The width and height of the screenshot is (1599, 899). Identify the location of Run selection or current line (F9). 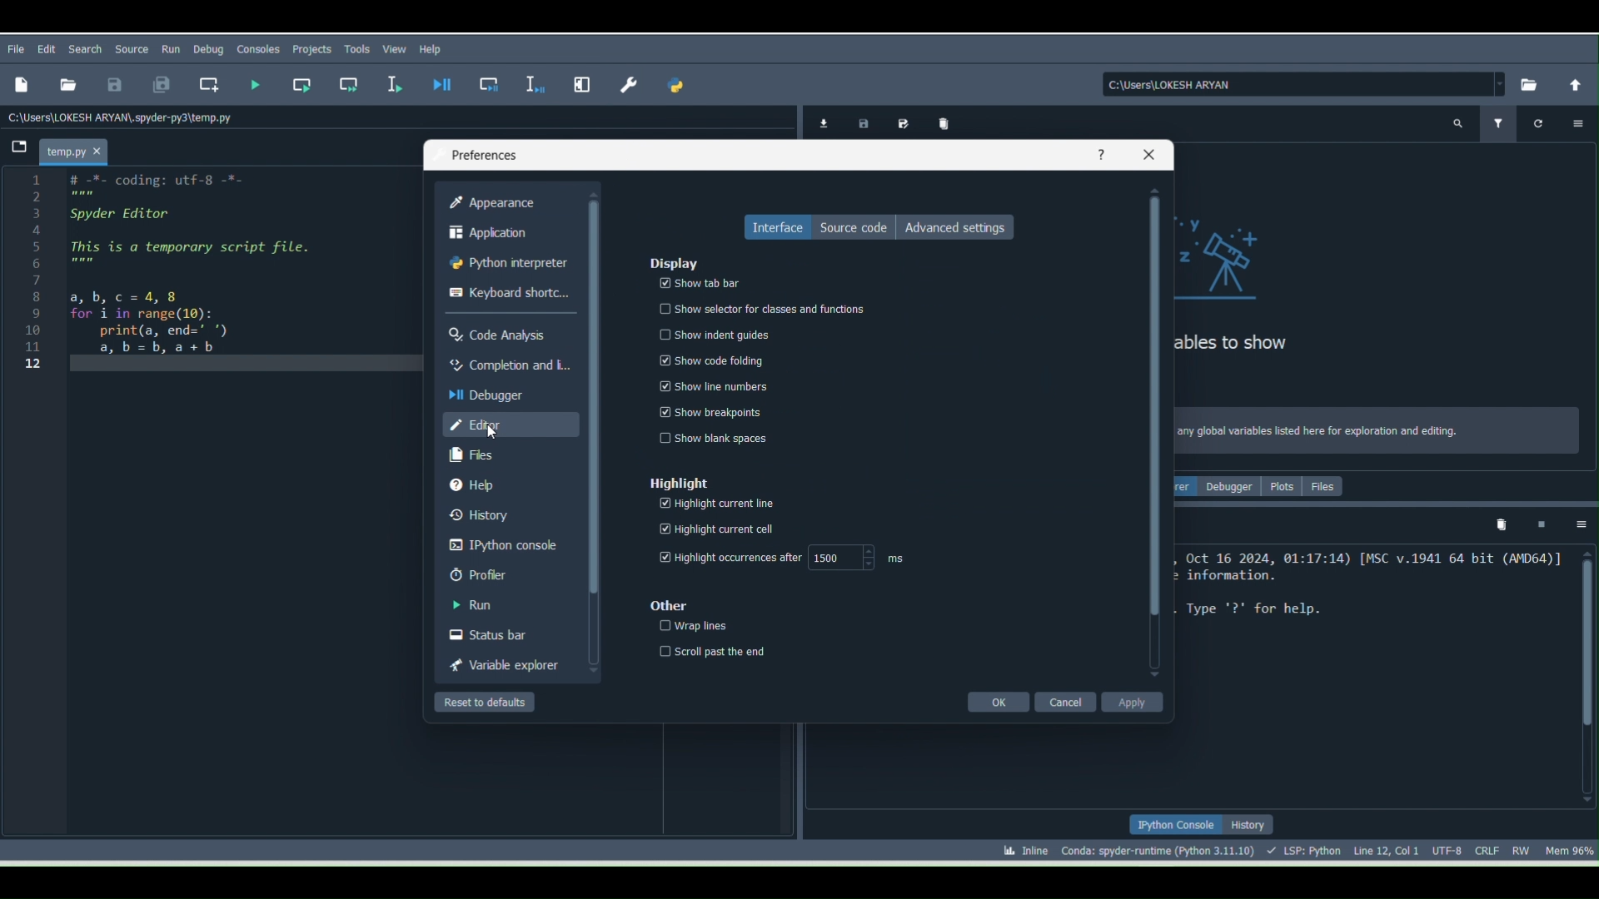
(396, 86).